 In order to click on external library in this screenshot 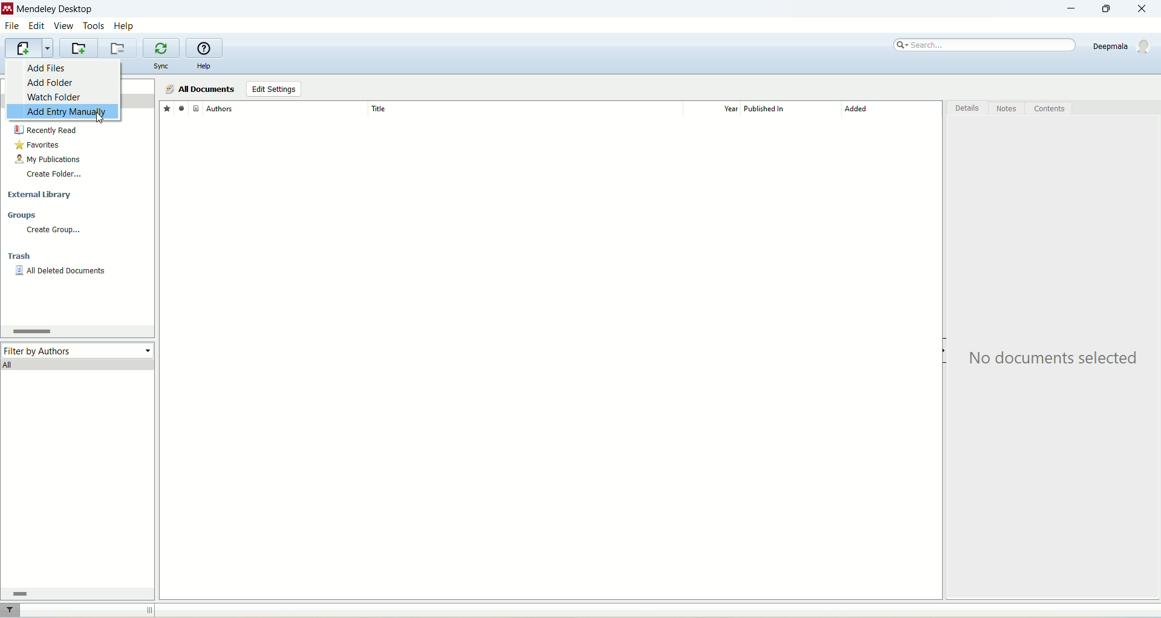, I will do `click(42, 195)`.